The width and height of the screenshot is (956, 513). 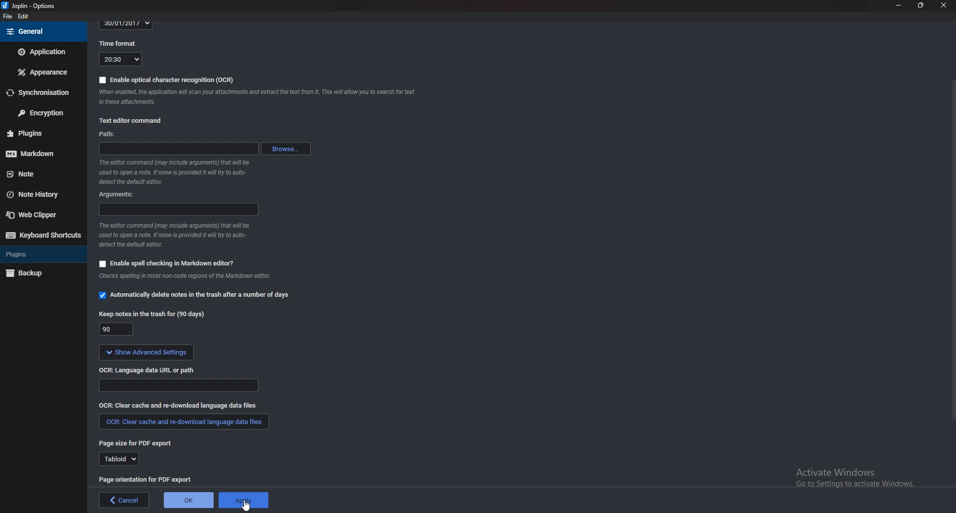 What do you see at coordinates (154, 314) in the screenshot?
I see `Keep notes in the trash for` at bounding box center [154, 314].